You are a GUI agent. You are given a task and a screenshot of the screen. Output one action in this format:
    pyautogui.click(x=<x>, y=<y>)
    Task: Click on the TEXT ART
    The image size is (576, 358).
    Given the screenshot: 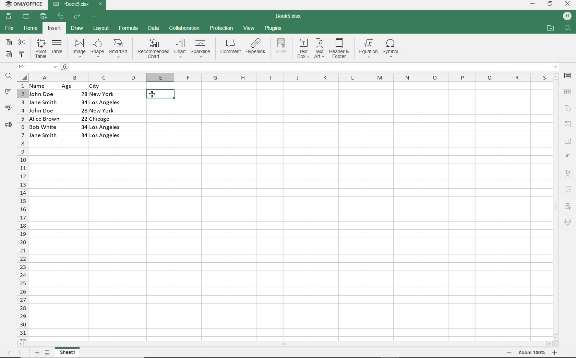 What is the action you would take?
    pyautogui.click(x=568, y=172)
    